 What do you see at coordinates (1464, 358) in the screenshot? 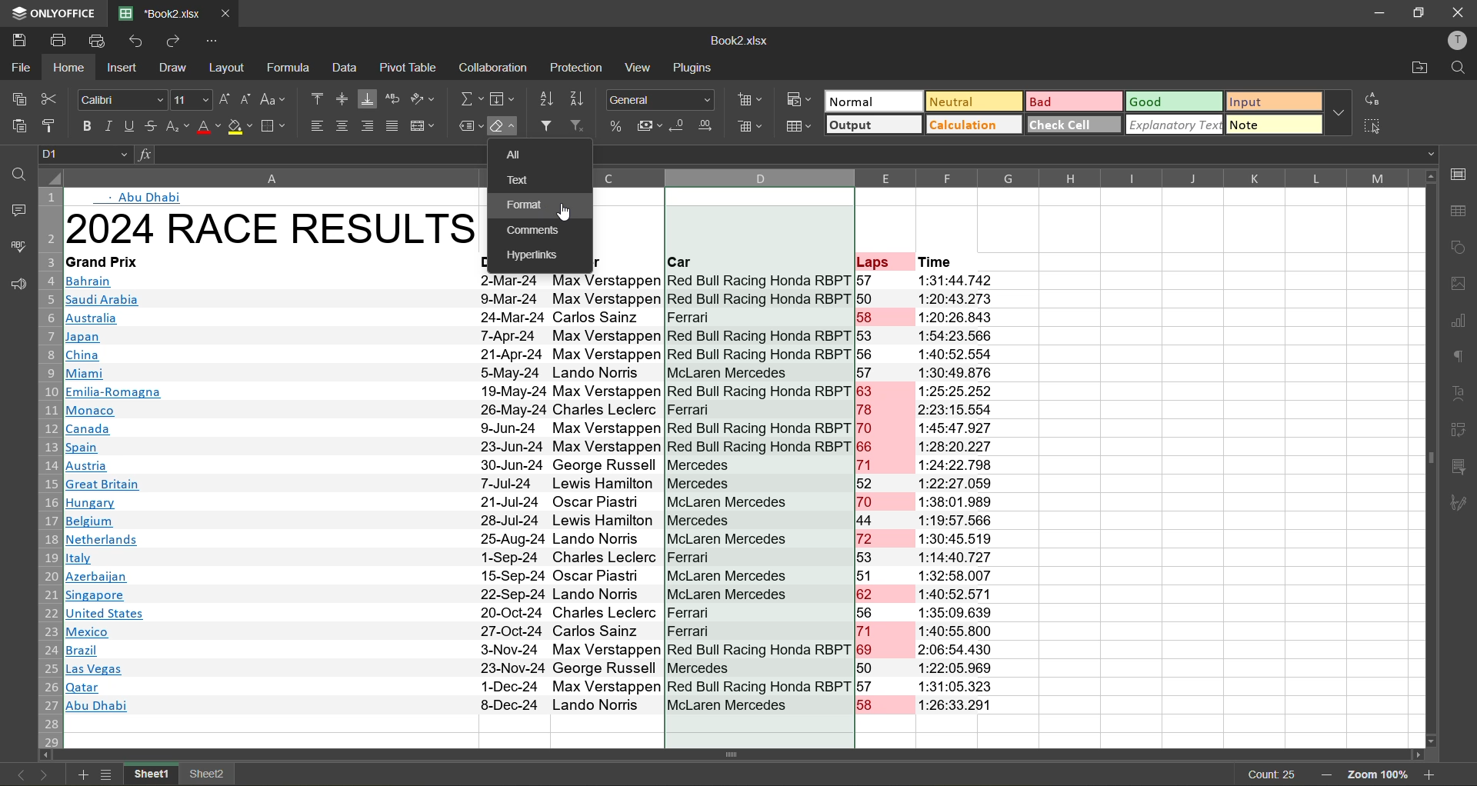
I see `paragraph` at bounding box center [1464, 358].